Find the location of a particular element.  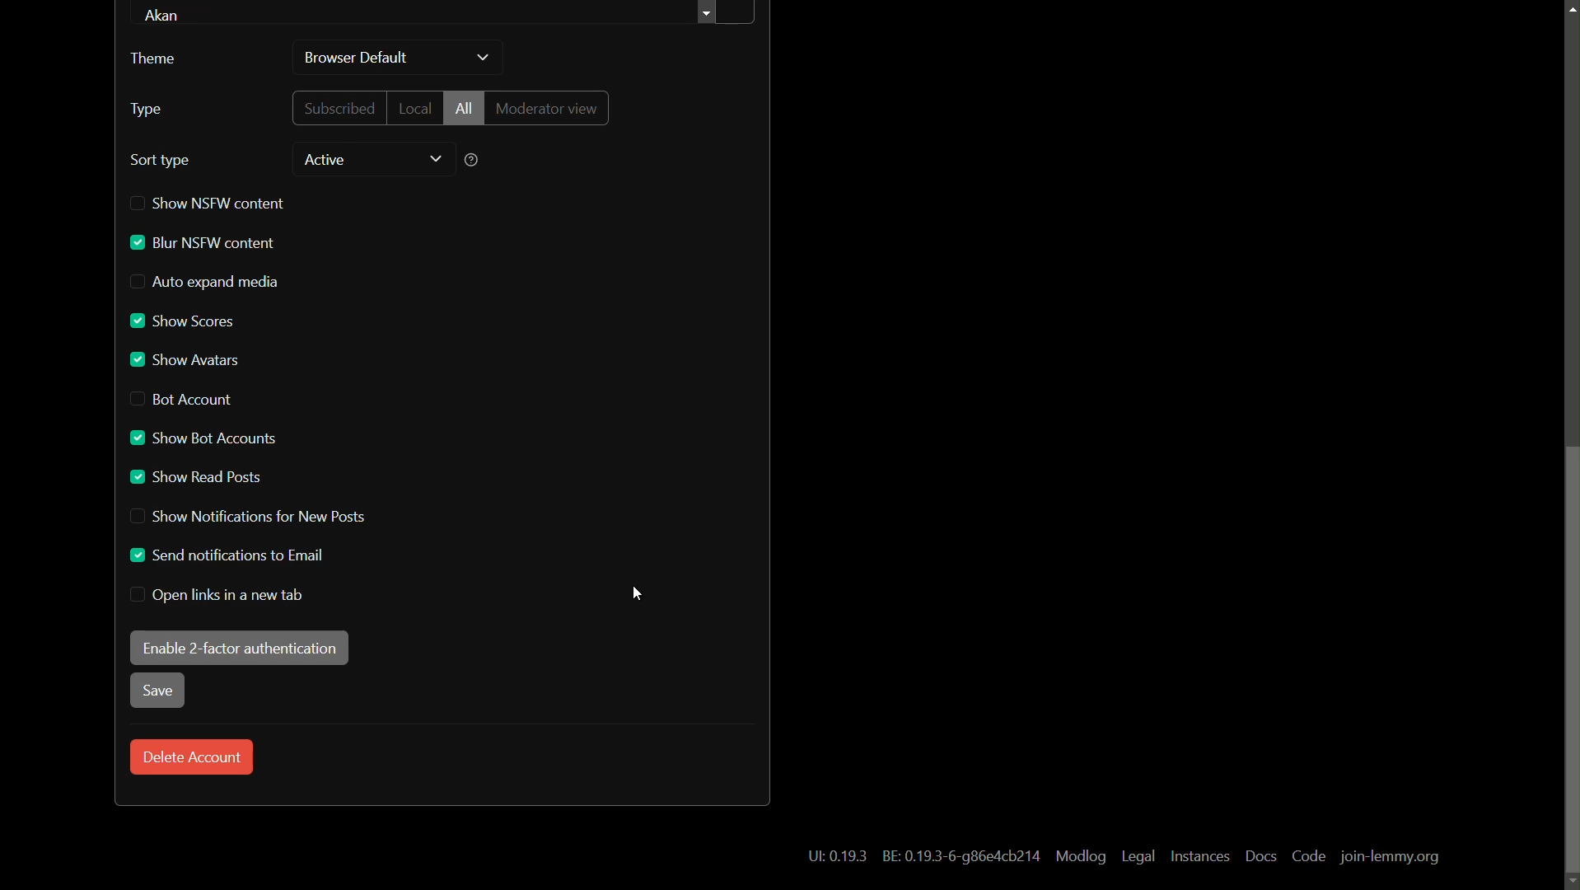

show avatars is located at coordinates (185, 360).